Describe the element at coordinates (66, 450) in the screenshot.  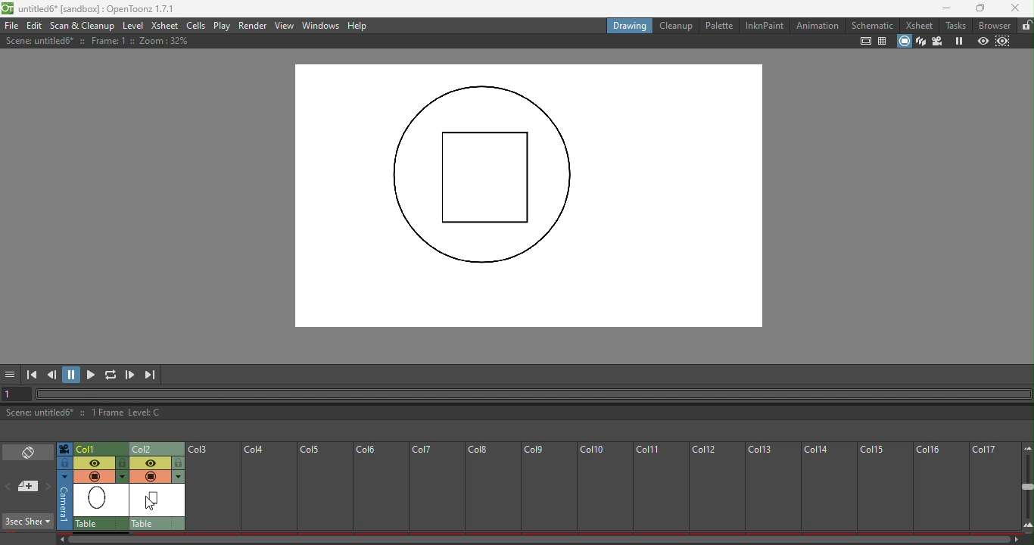
I see `Click to select camera` at that location.